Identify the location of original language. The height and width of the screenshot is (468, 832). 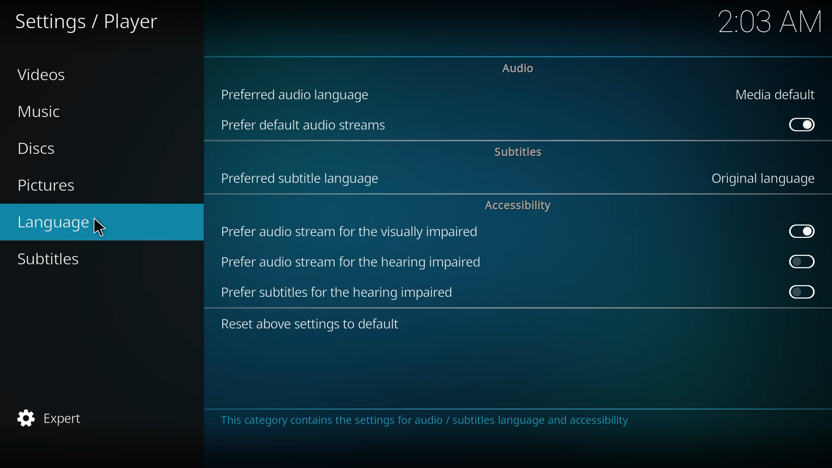
(764, 178).